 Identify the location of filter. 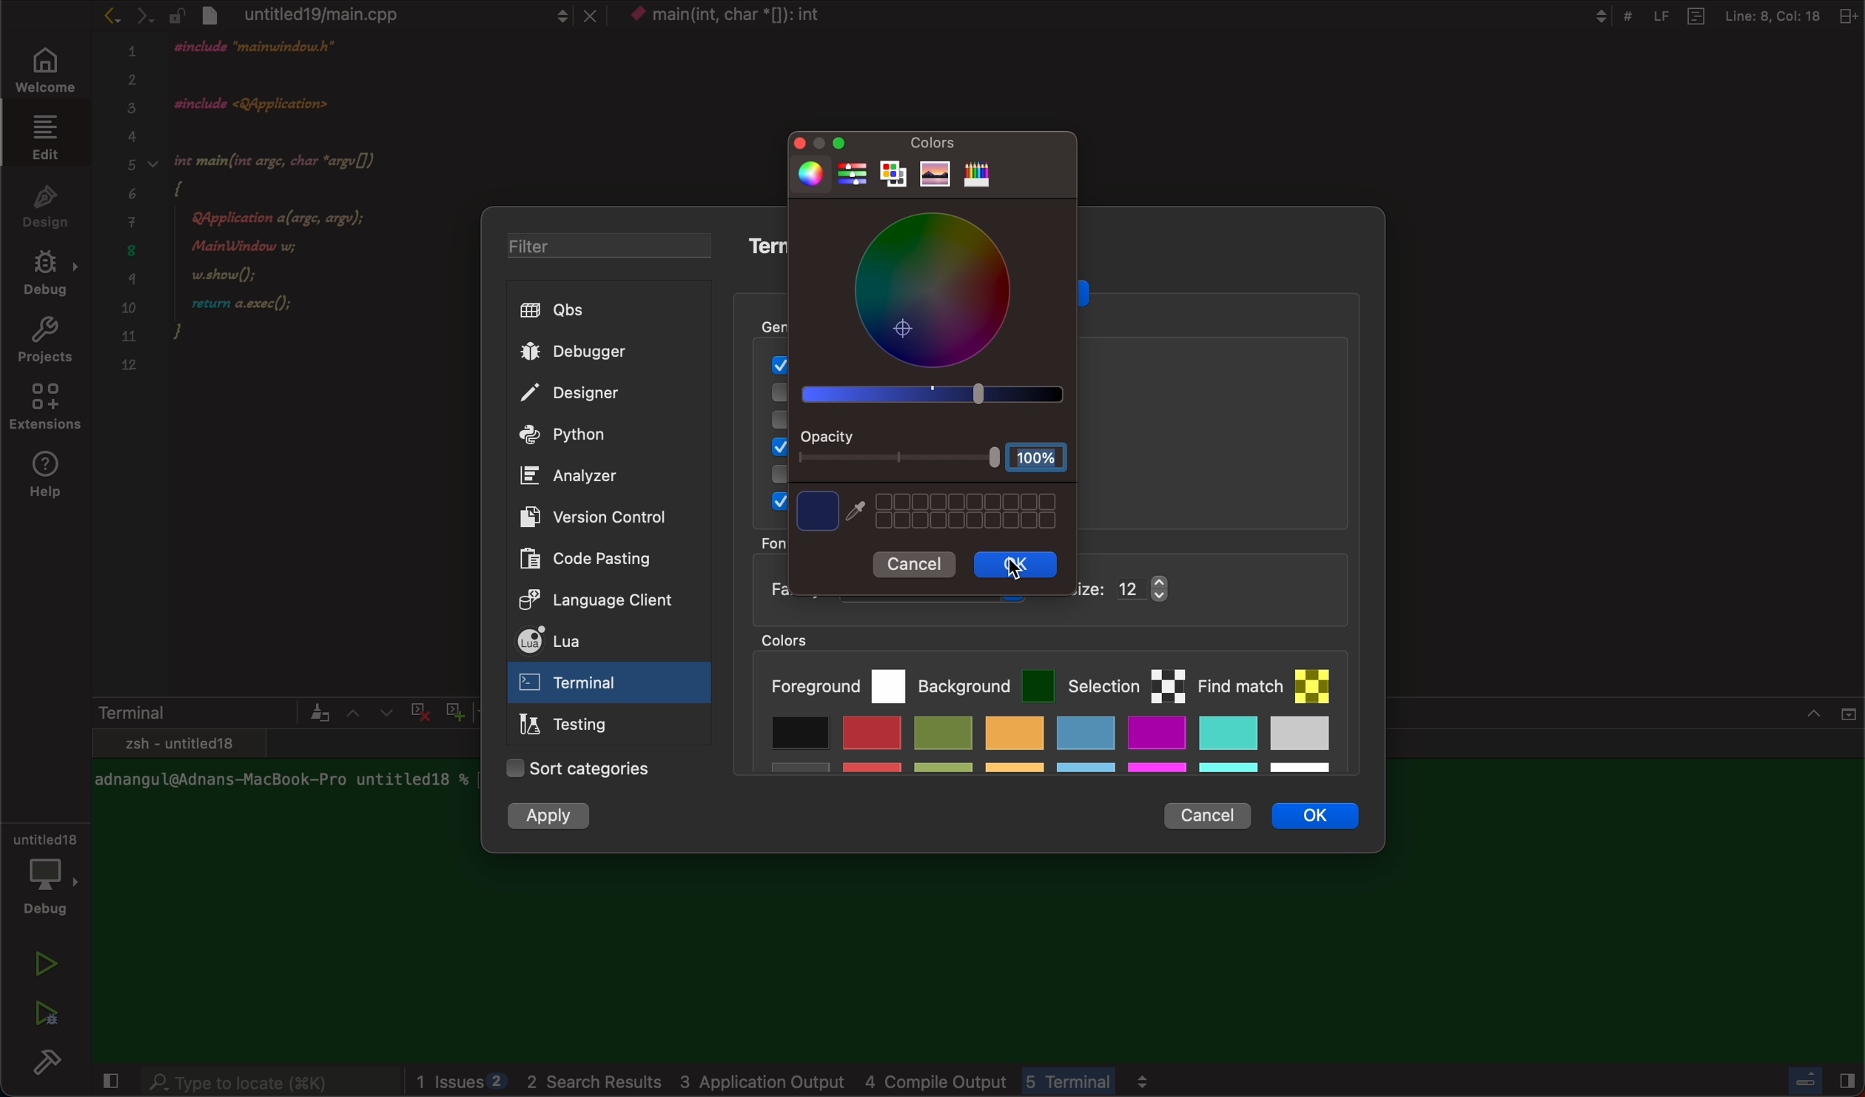
(597, 248).